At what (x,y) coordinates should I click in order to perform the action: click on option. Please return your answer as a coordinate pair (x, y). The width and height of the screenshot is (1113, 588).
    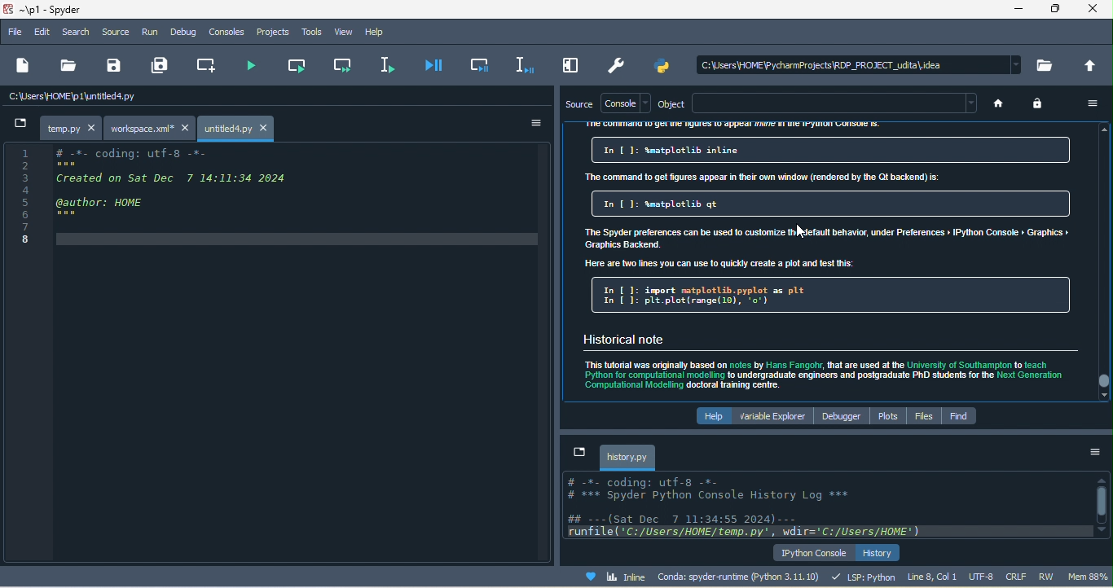
    Looking at the image, I should click on (1093, 103).